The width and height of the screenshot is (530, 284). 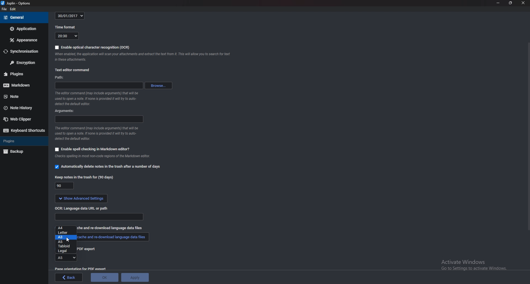 What do you see at coordinates (21, 119) in the screenshot?
I see `Web clipper` at bounding box center [21, 119].